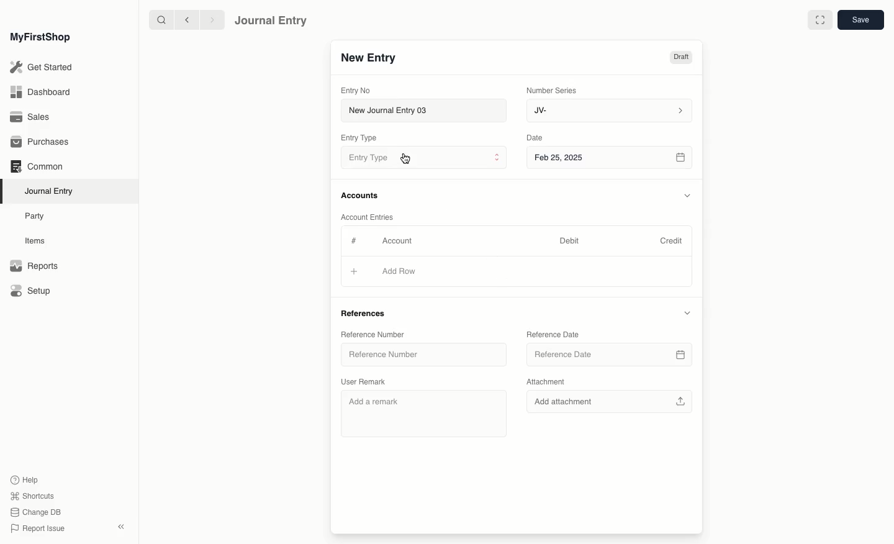 This screenshot has width=894, height=544. I want to click on Reference Date, so click(609, 356).